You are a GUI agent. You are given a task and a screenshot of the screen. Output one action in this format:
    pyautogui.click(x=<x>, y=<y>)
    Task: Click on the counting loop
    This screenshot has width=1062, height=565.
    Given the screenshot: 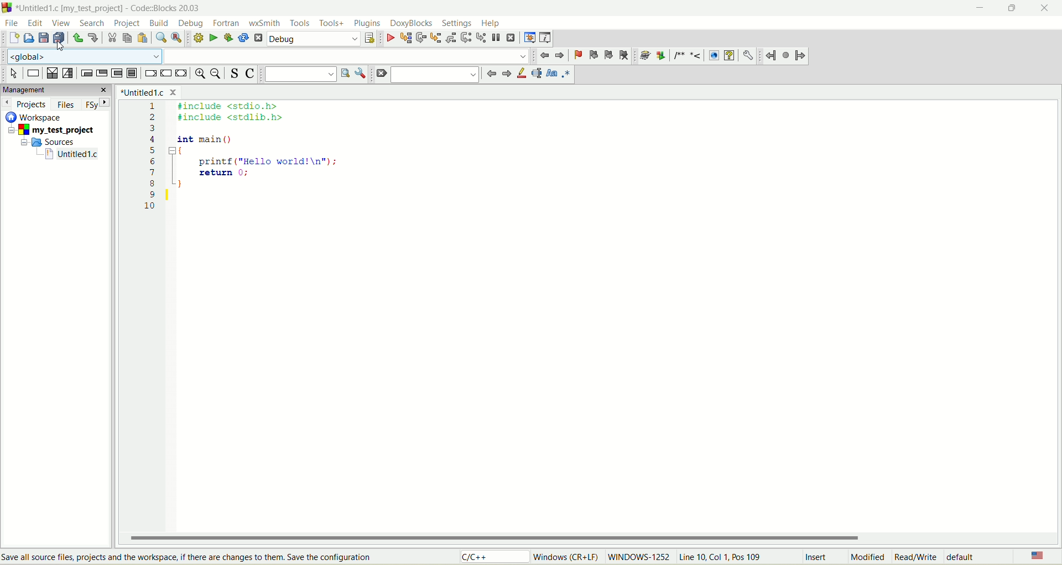 What is the action you would take?
    pyautogui.click(x=116, y=72)
    